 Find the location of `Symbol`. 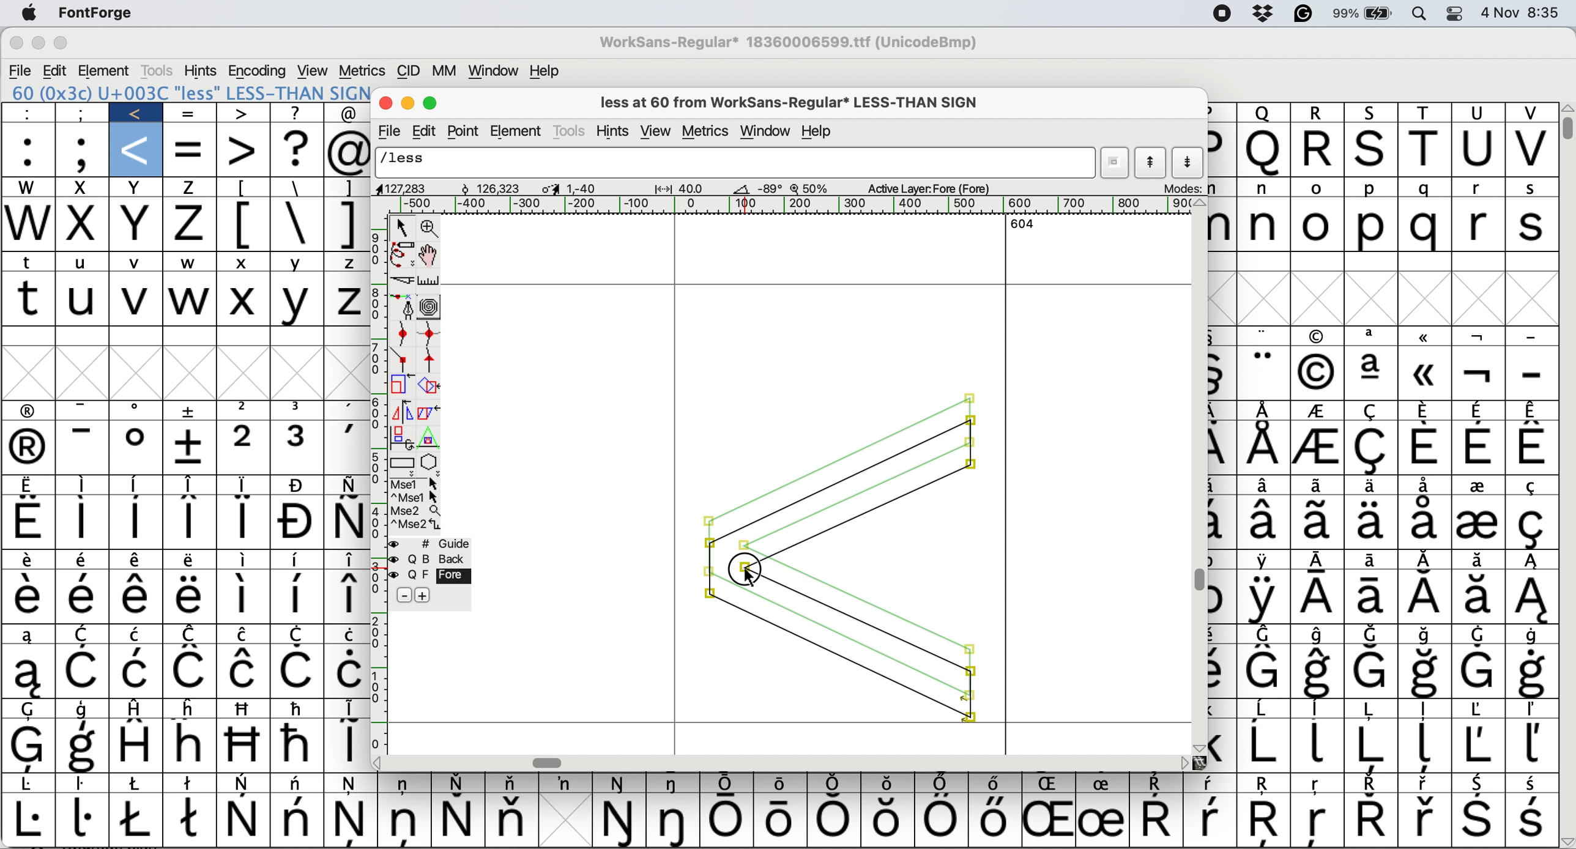

Symbol is located at coordinates (1264, 522).